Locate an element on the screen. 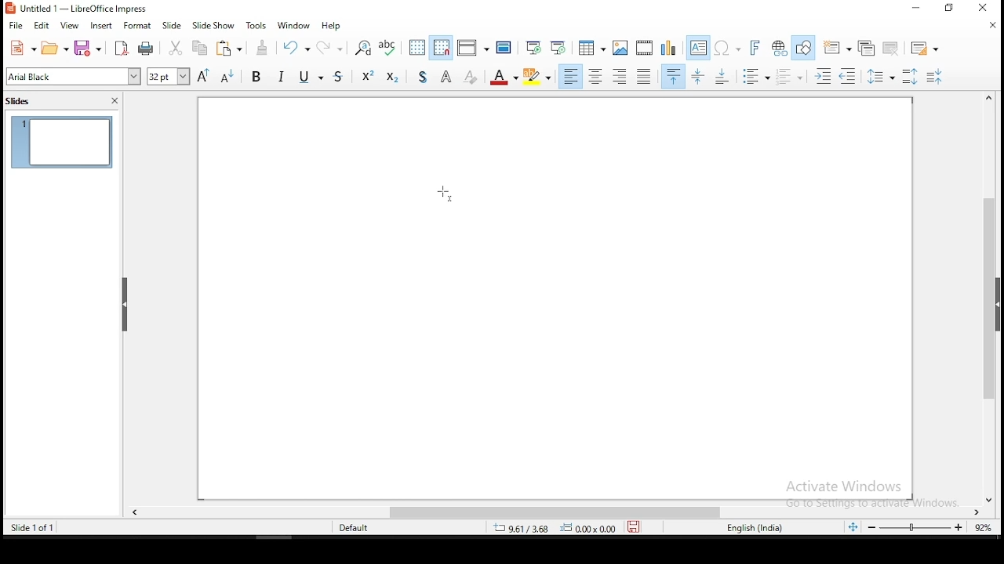  Superscript is located at coordinates (367, 74).